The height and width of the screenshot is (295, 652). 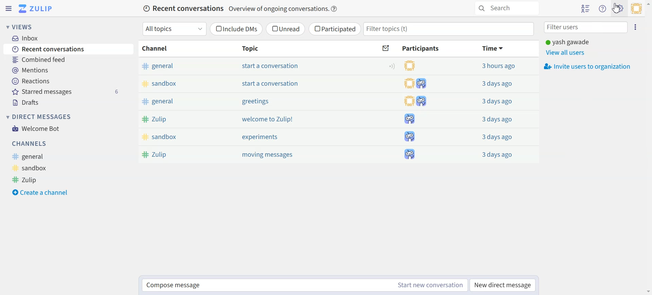 What do you see at coordinates (495, 155) in the screenshot?
I see `3 days ago` at bounding box center [495, 155].